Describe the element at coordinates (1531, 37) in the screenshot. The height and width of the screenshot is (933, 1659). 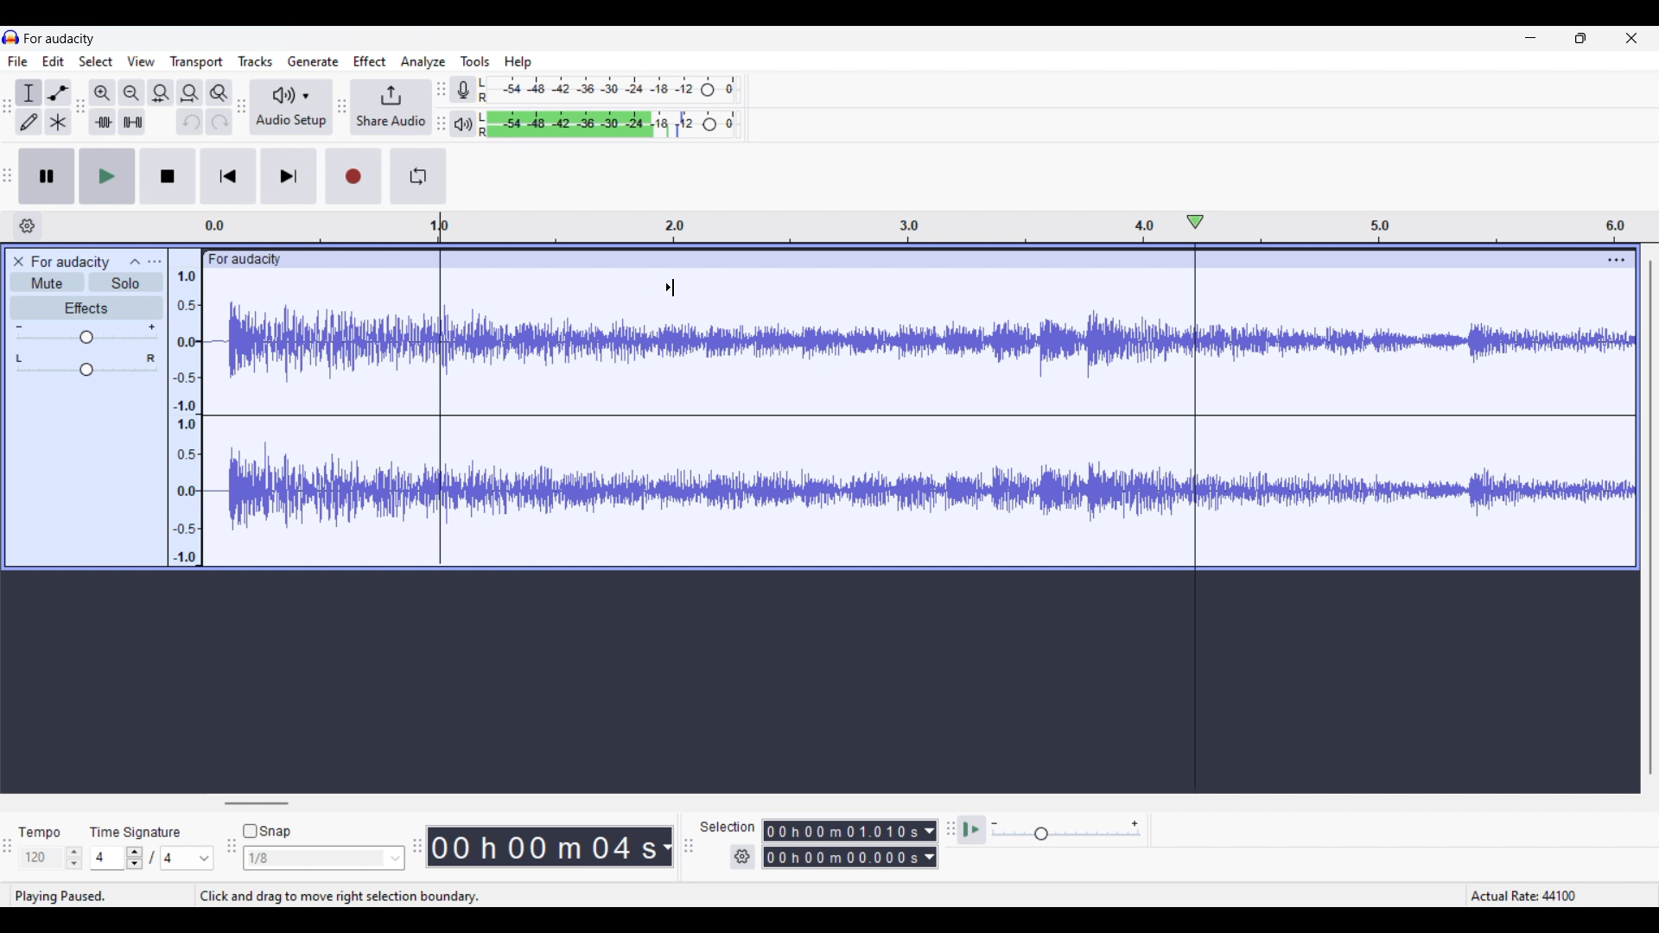
I see `Minimize` at that location.